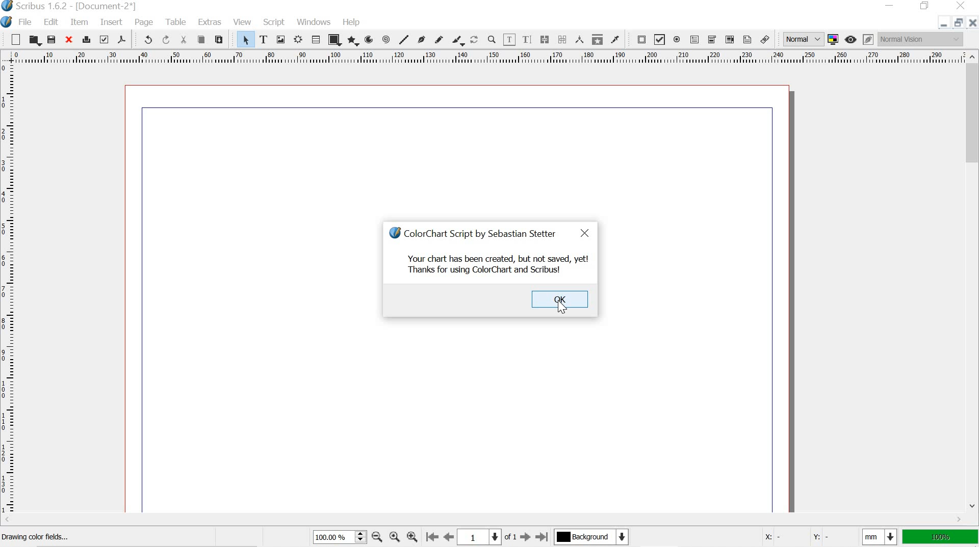 The width and height of the screenshot is (979, 547). What do you see at coordinates (562, 39) in the screenshot?
I see `unlink text frames` at bounding box center [562, 39].